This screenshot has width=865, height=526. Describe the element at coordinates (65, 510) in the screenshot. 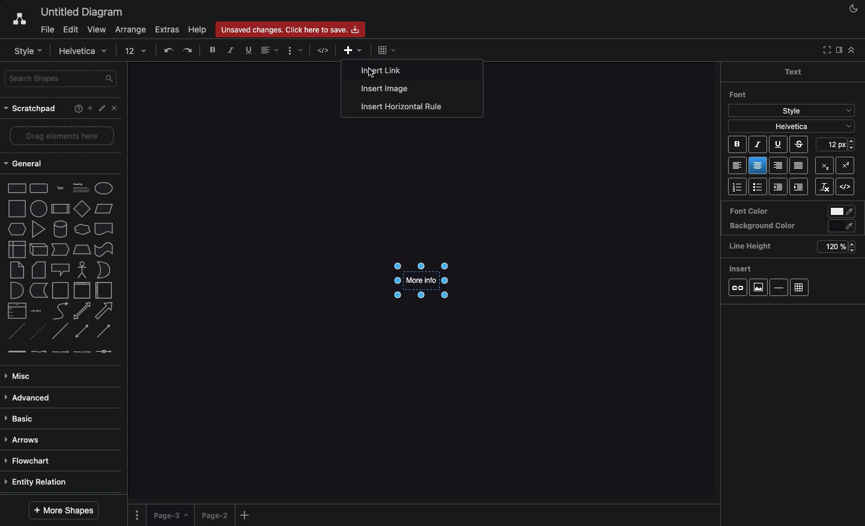

I see `More shapes` at that location.